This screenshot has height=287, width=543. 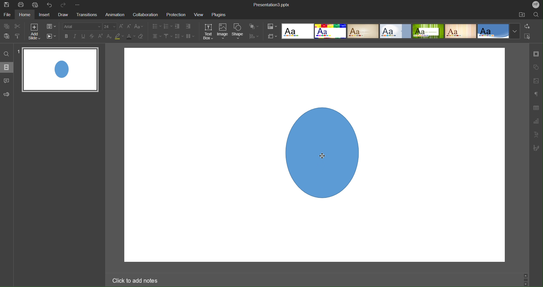 I want to click on Signature, so click(x=536, y=148).